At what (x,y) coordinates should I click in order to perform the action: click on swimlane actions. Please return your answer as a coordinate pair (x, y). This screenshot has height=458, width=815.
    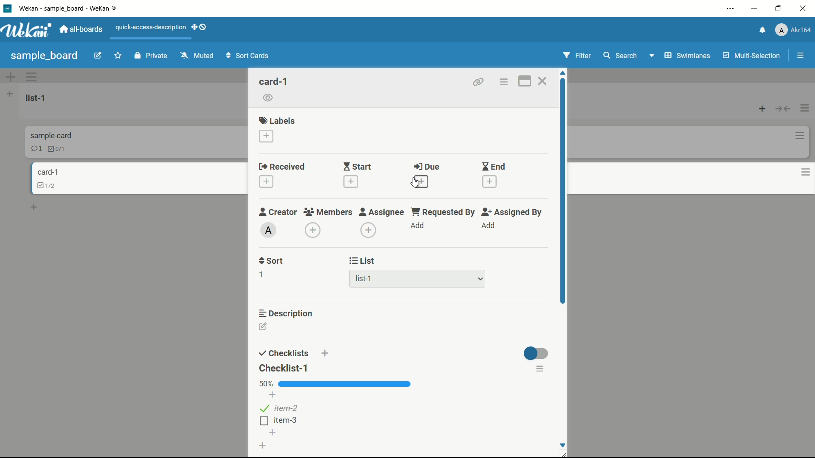
    Looking at the image, I should click on (32, 77).